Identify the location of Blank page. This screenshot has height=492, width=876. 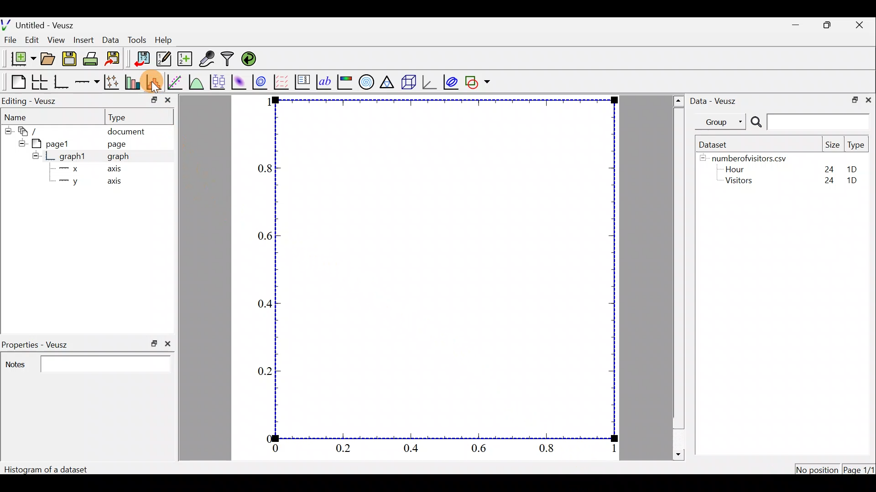
(16, 81).